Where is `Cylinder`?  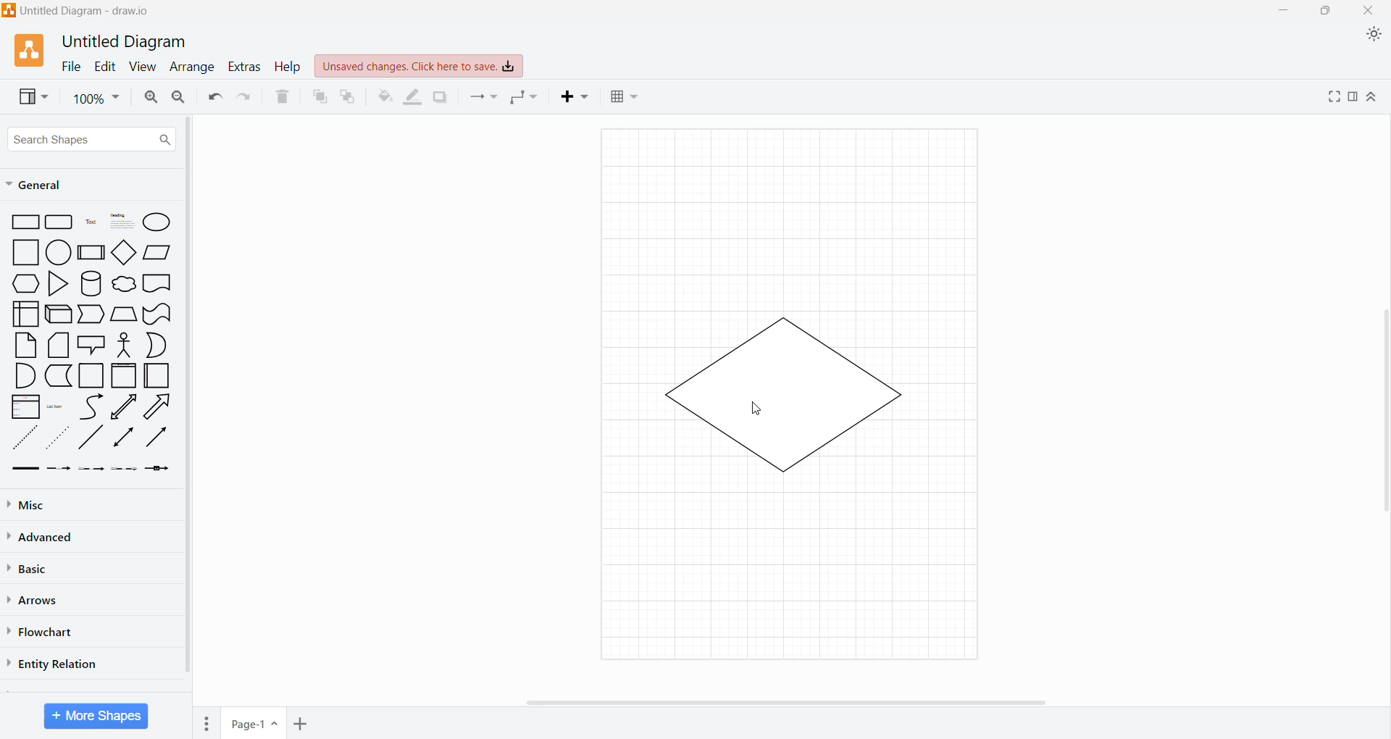
Cylinder is located at coordinates (91, 284).